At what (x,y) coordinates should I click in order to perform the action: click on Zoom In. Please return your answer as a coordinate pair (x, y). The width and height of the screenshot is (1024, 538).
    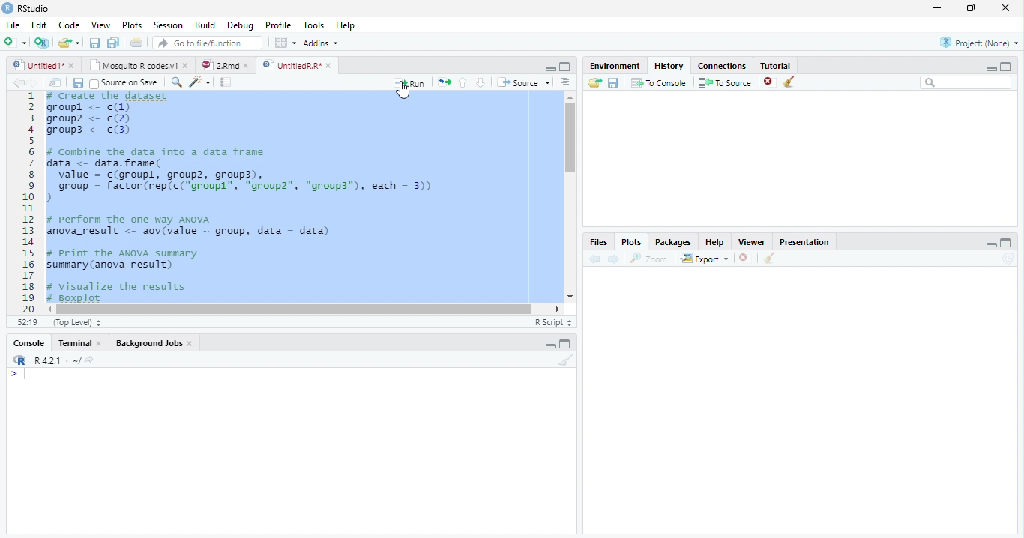
    Looking at the image, I should click on (175, 83).